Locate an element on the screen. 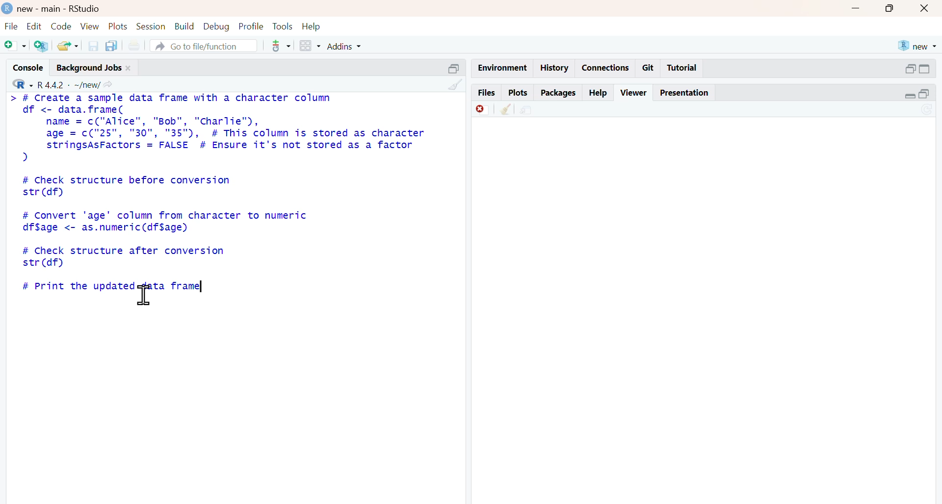 Image resolution: width=942 pixels, height=504 pixels.  is located at coordinates (455, 69).